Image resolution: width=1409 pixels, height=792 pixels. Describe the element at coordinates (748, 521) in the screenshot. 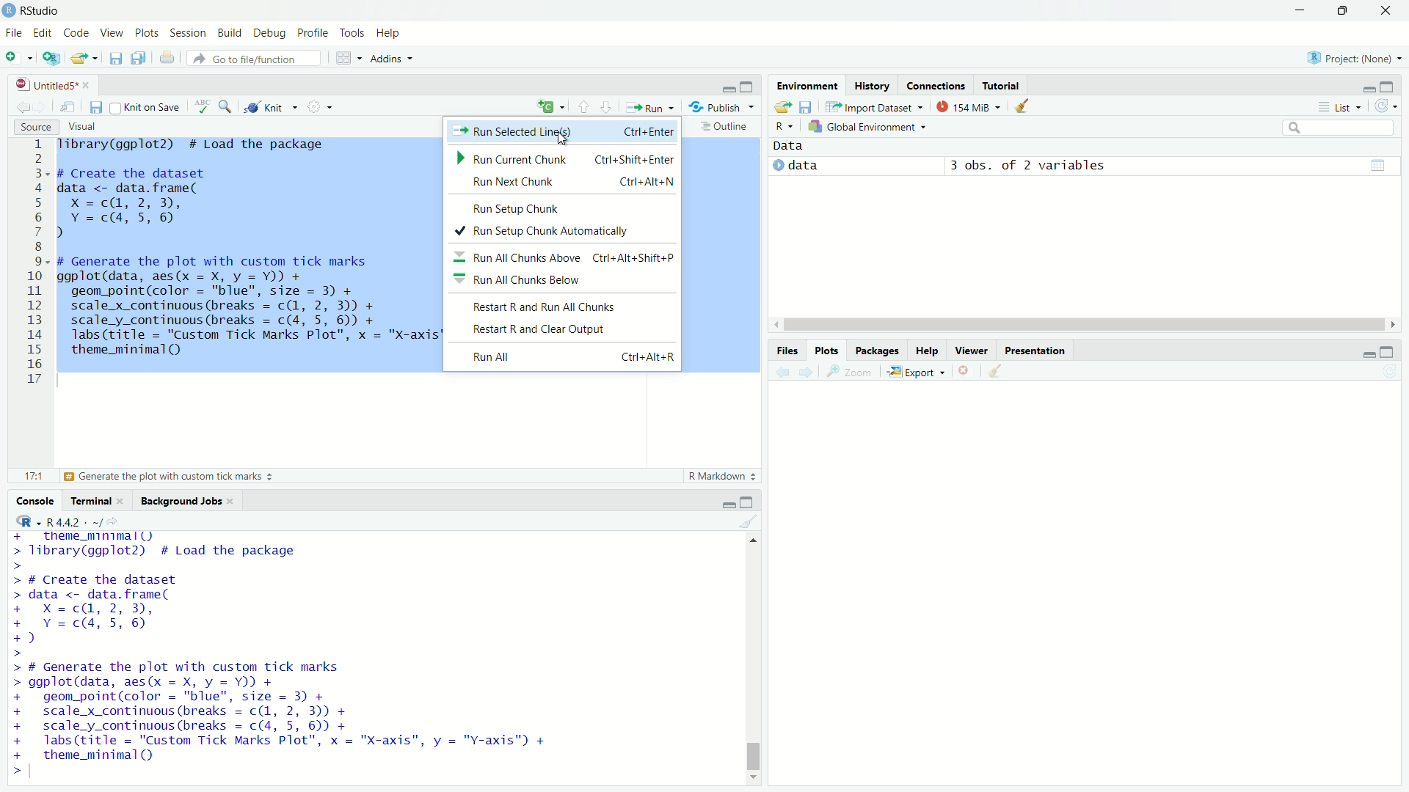

I see `clear console` at that location.